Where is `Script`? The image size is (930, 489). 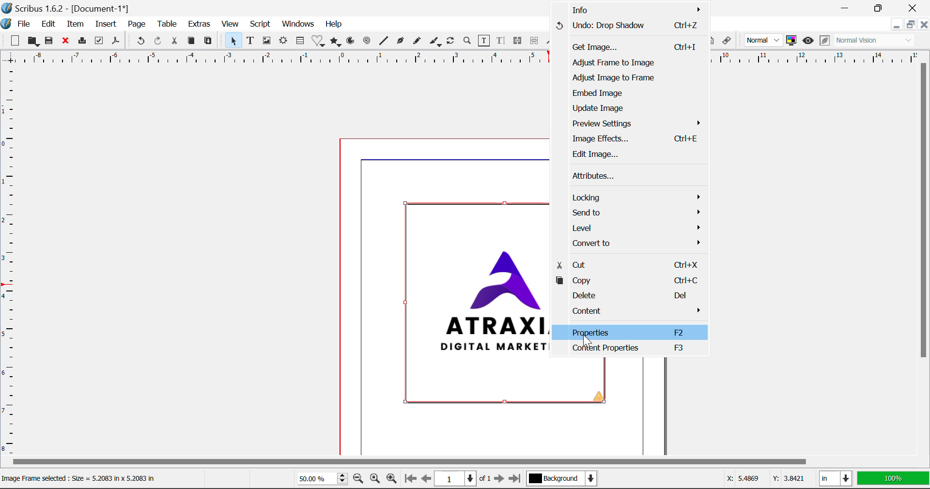
Script is located at coordinates (261, 23).